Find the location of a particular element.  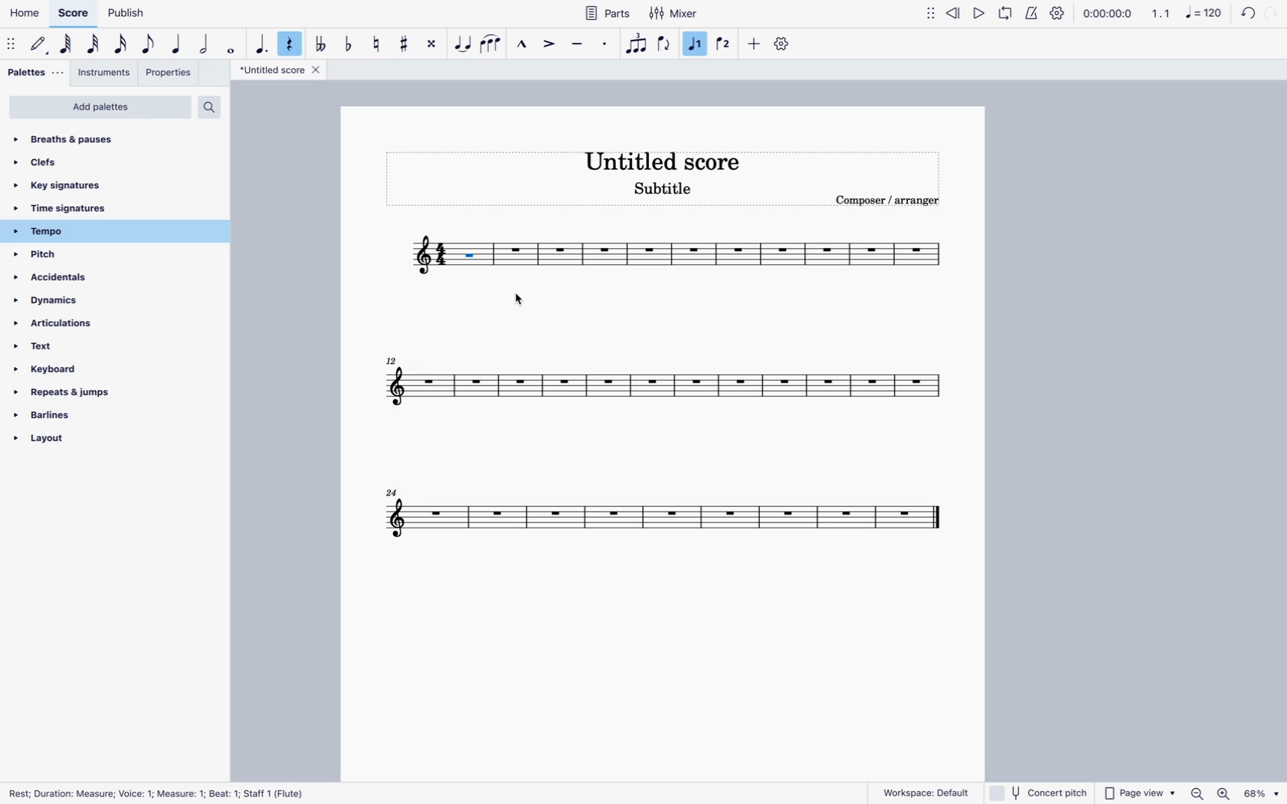

voice 1 is located at coordinates (698, 44).